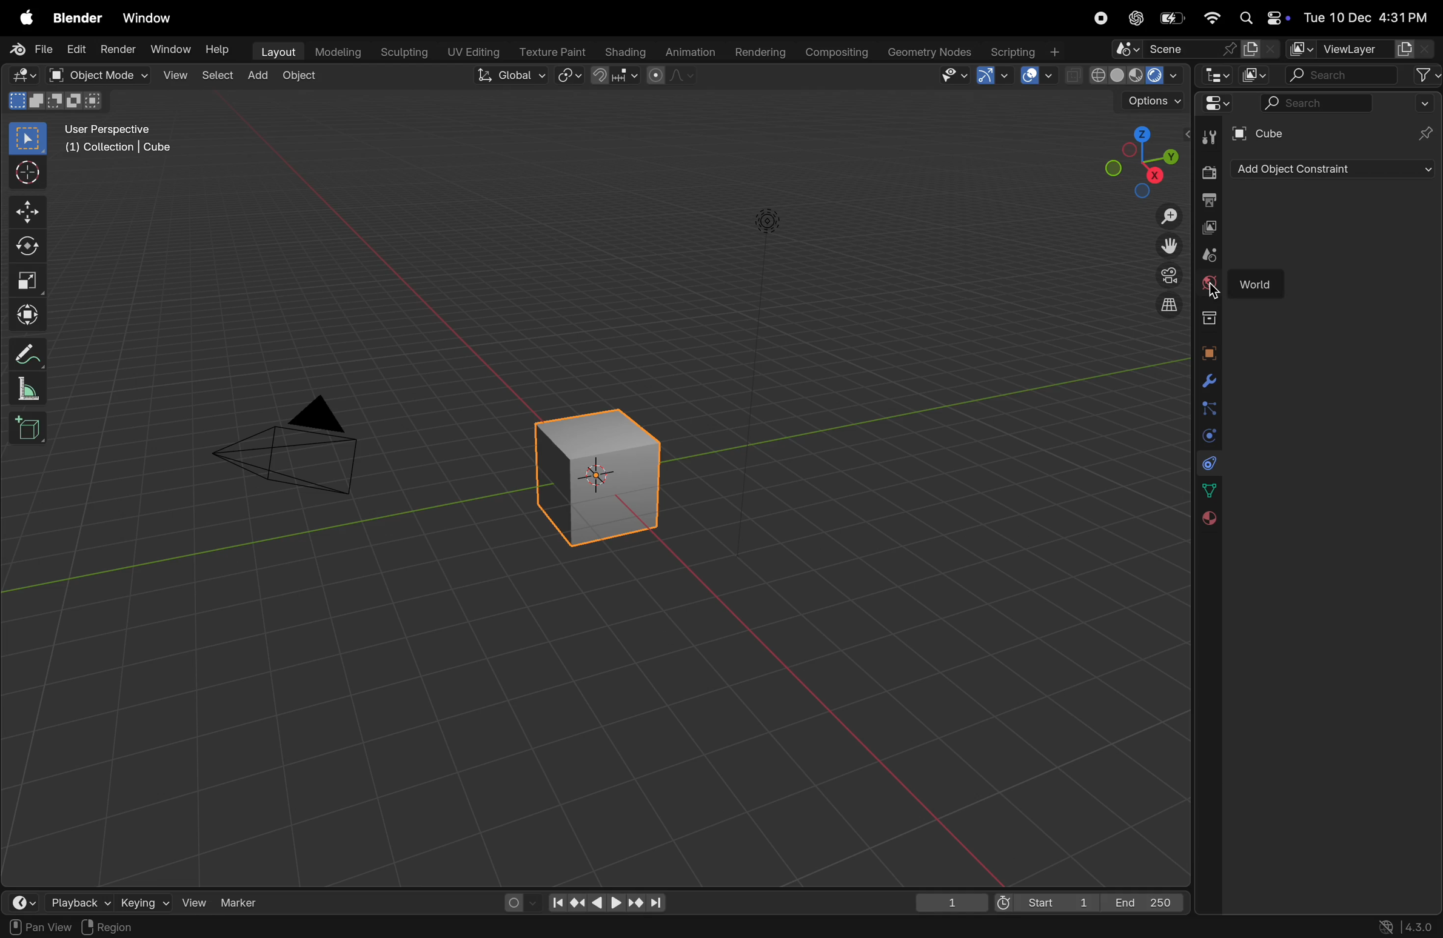 The height and width of the screenshot is (938, 1443). What do you see at coordinates (170, 50) in the screenshot?
I see `Window` at bounding box center [170, 50].